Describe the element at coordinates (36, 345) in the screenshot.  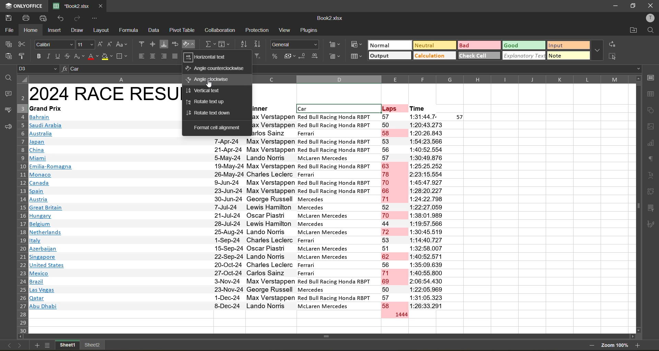
I see `add new sheet` at that location.